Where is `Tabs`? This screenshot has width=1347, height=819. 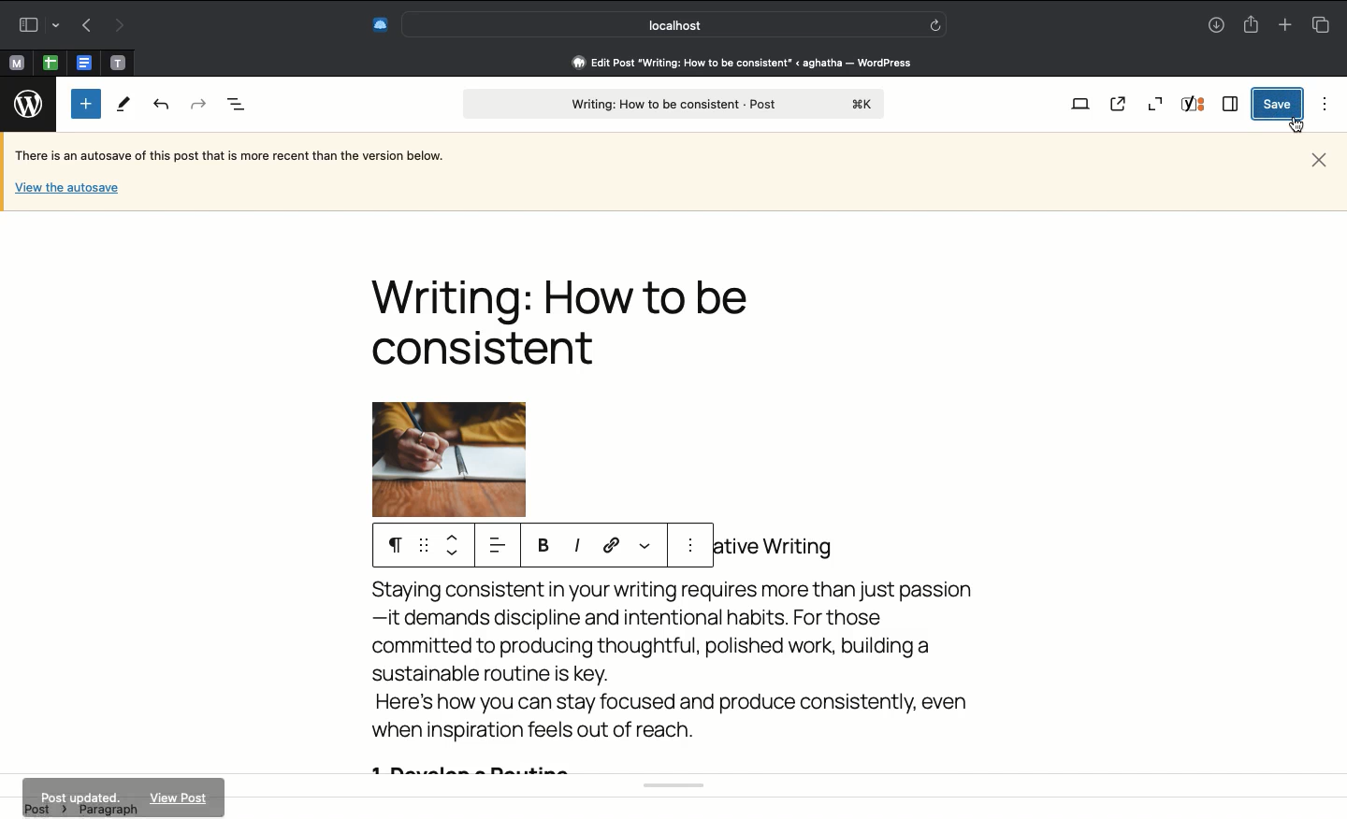 Tabs is located at coordinates (1320, 24).